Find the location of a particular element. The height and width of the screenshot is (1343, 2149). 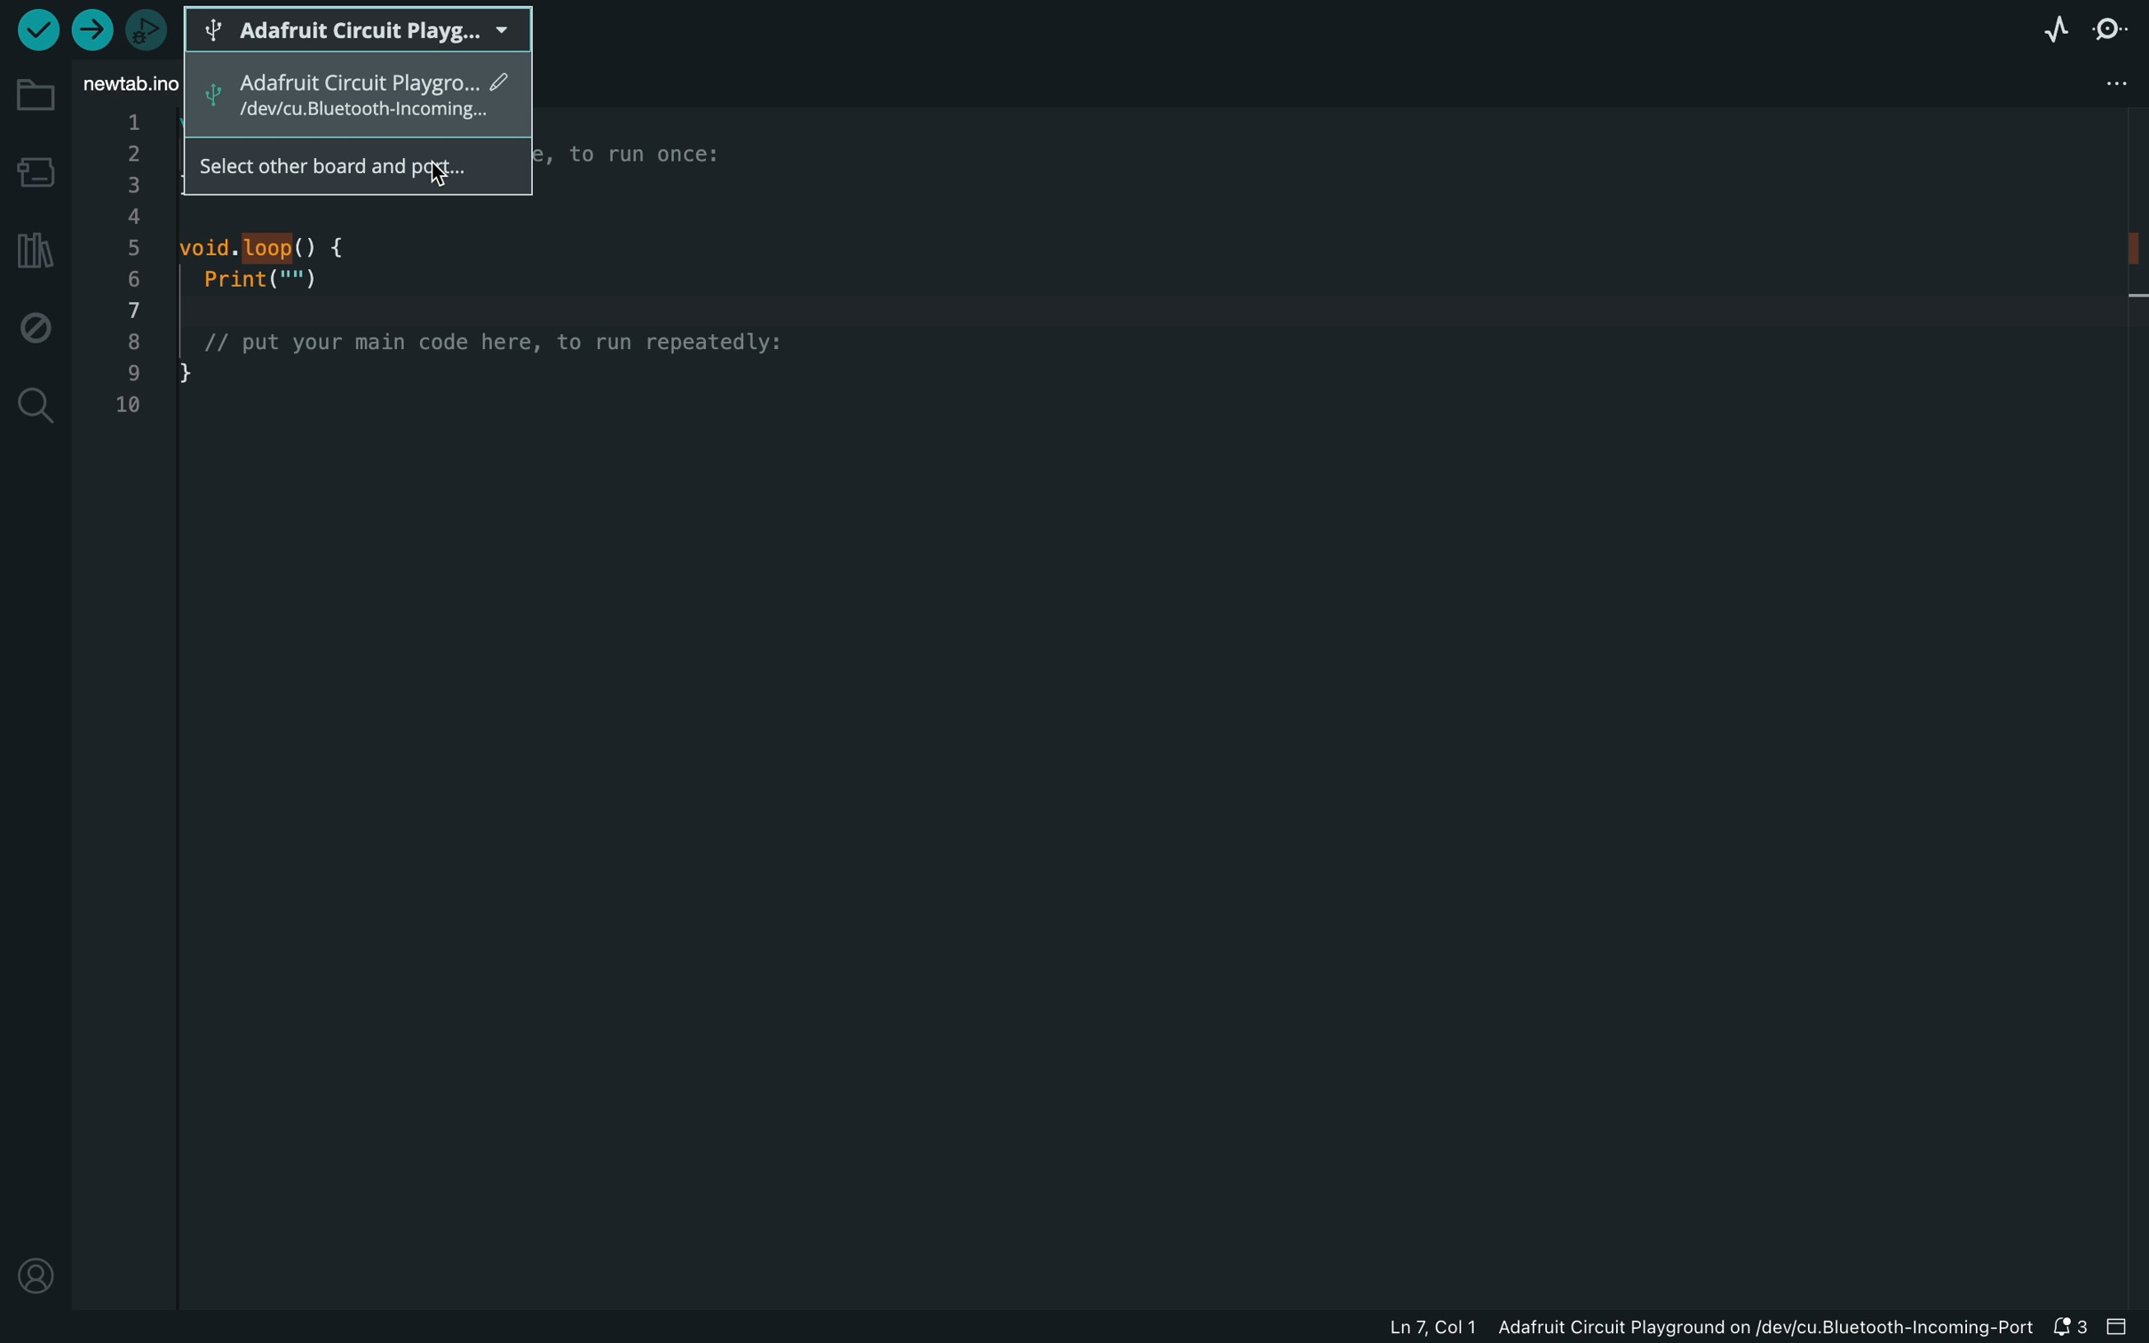

file information is located at coordinates (1668, 1330).